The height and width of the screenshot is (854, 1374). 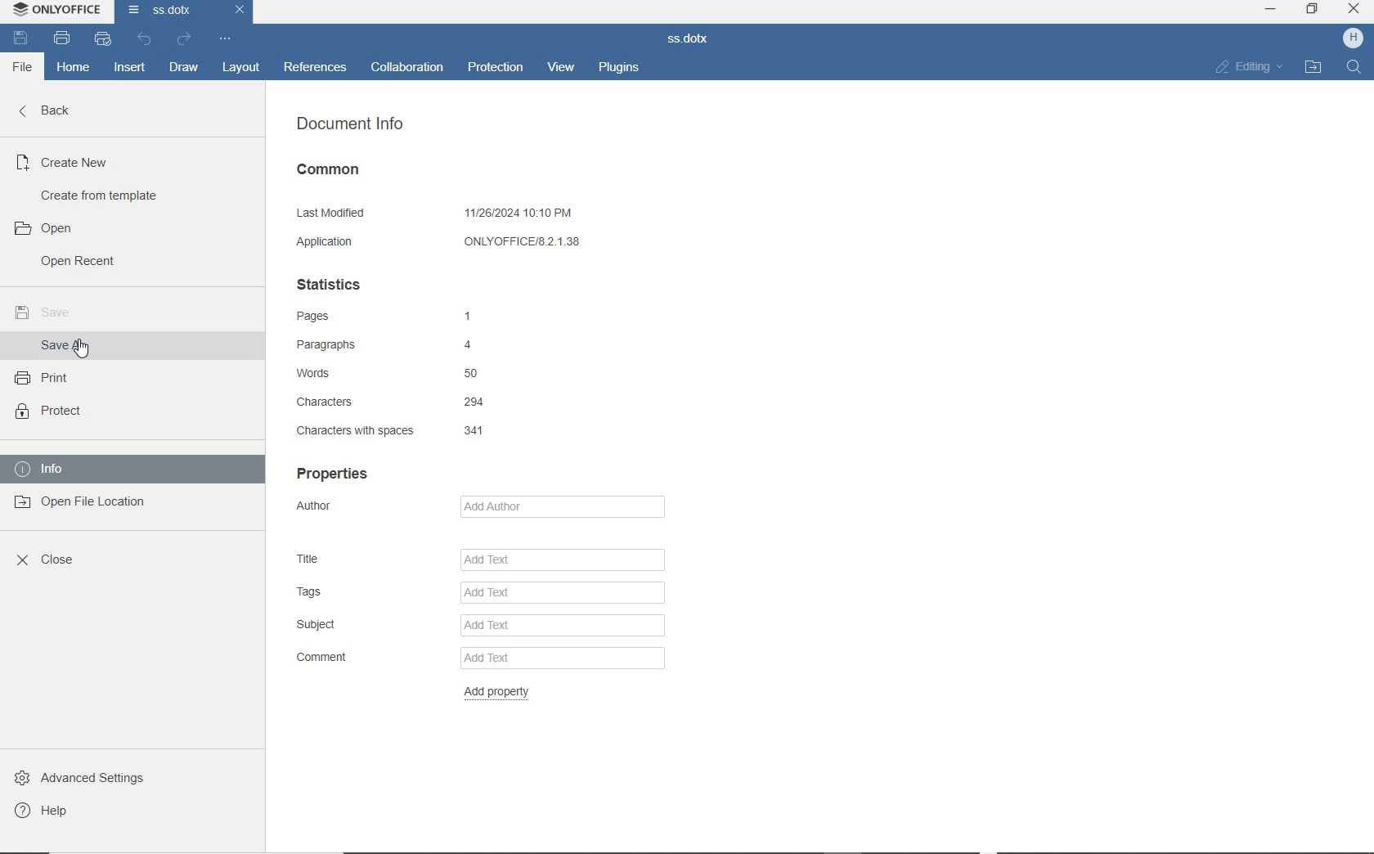 What do you see at coordinates (1354, 38) in the screenshot?
I see `HP` at bounding box center [1354, 38].